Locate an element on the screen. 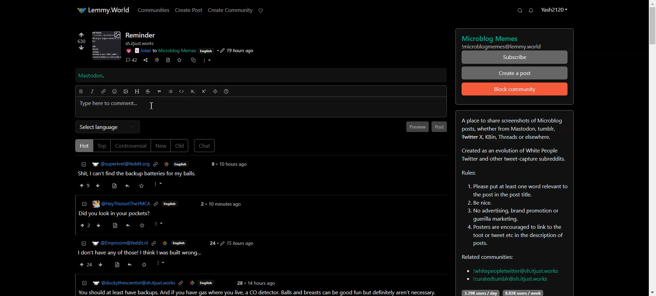 Image resolution: width=656 pixels, height=296 pixels. Down vote is located at coordinates (80, 47).